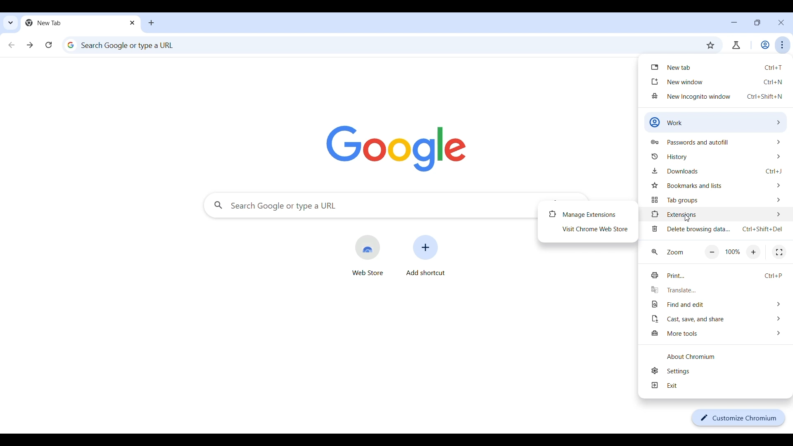 This screenshot has width=793, height=446. What do you see at coordinates (715, 142) in the screenshot?
I see `Passwords and autofill options` at bounding box center [715, 142].